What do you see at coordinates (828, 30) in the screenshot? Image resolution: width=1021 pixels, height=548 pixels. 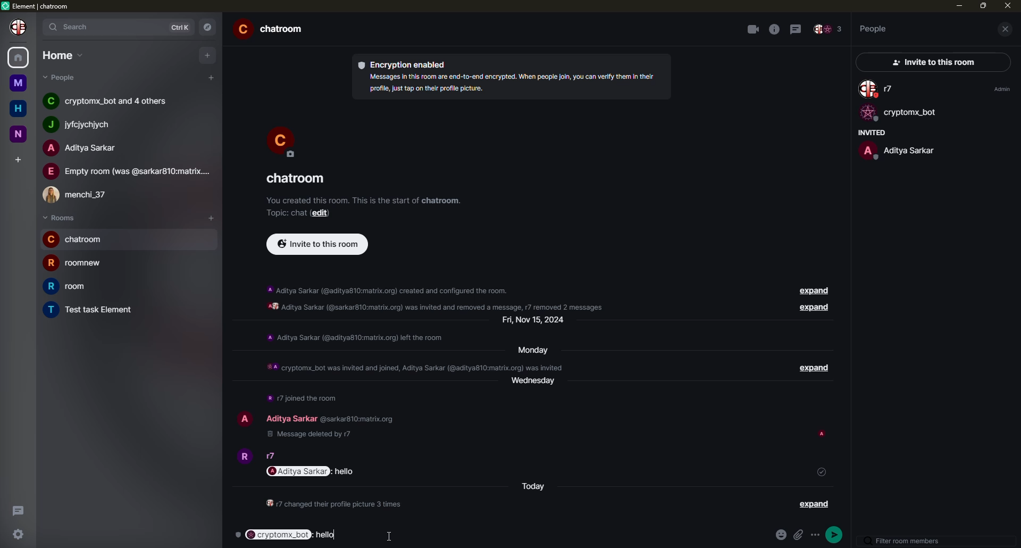 I see `people` at bounding box center [828, 30].